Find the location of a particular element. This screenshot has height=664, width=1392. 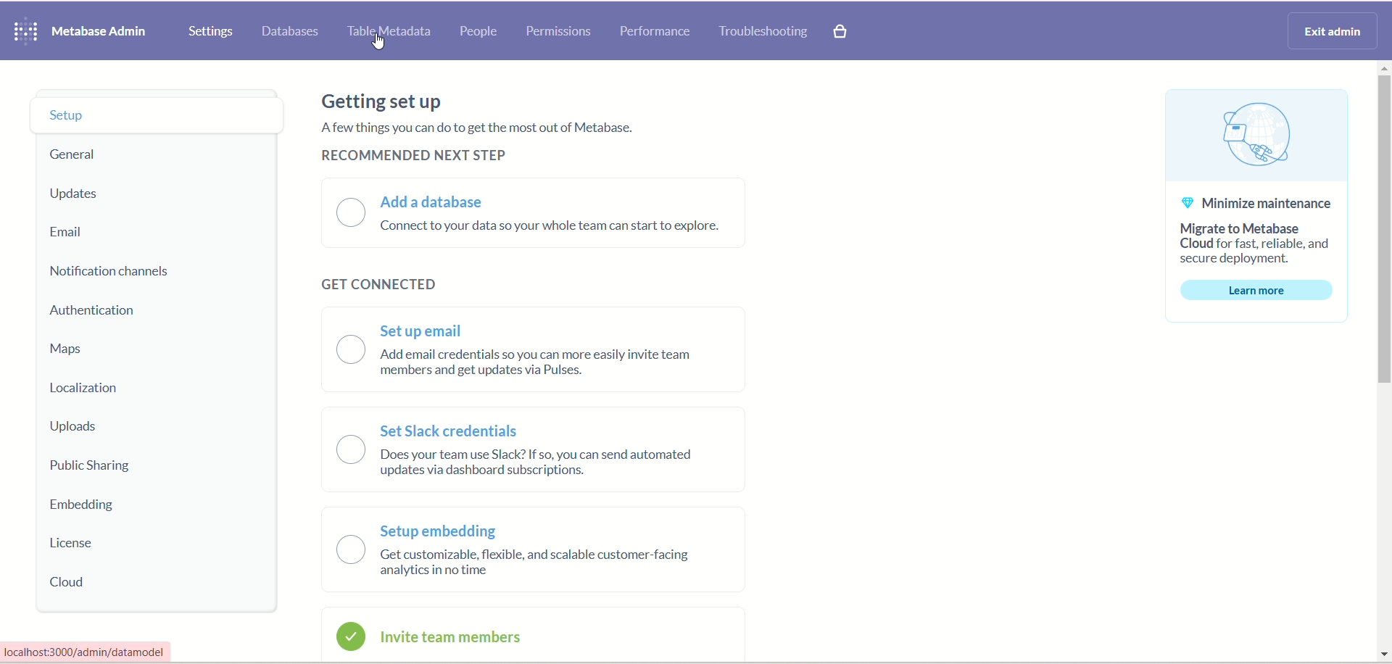

people is located at coordinates (481, 31).